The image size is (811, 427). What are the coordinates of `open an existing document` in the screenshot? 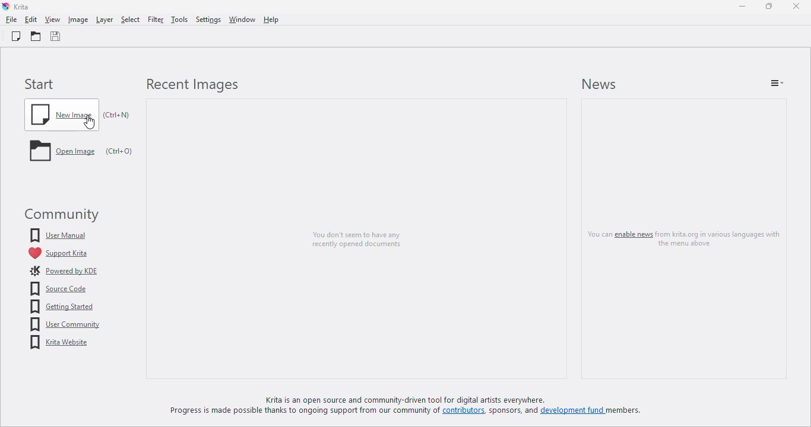 It's located at (36, 36).